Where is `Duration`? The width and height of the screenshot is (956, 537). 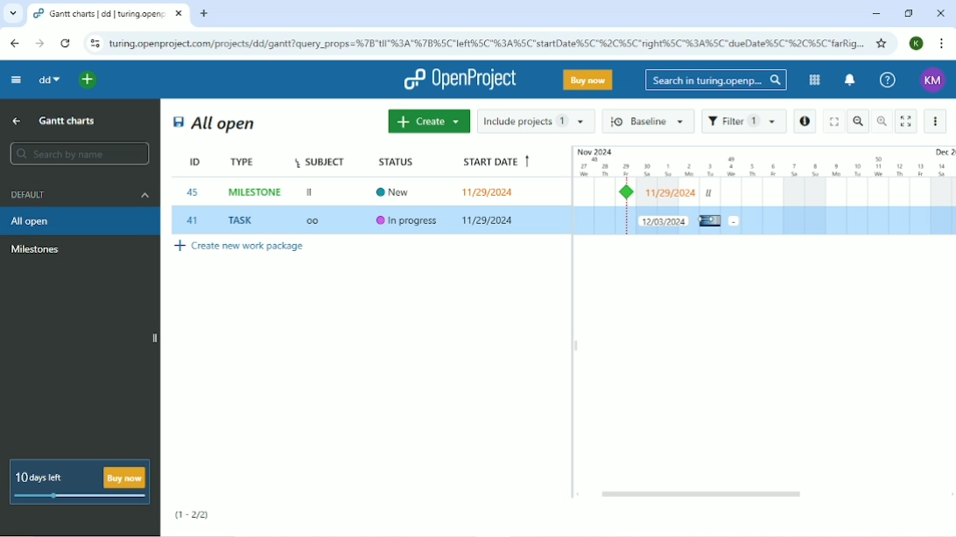
Duration is located at coordinates (763, 161).